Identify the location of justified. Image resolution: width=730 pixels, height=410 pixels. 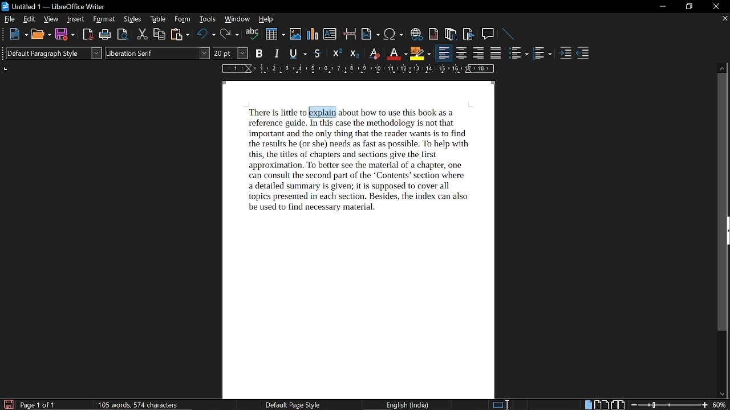
(497, 54).